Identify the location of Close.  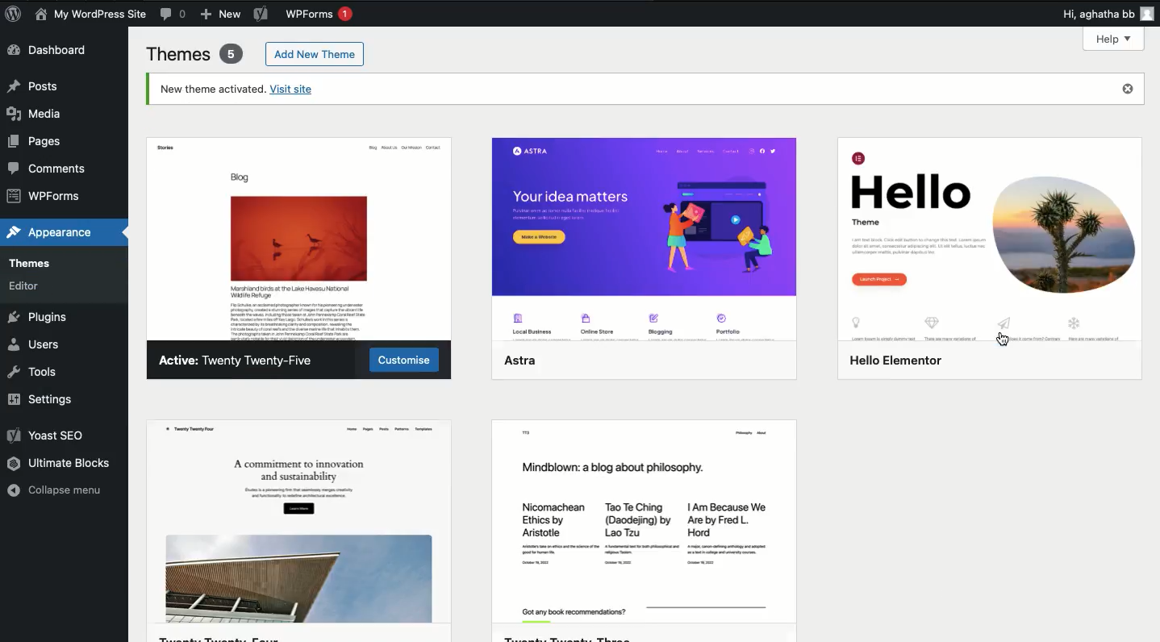
(1129, 90).